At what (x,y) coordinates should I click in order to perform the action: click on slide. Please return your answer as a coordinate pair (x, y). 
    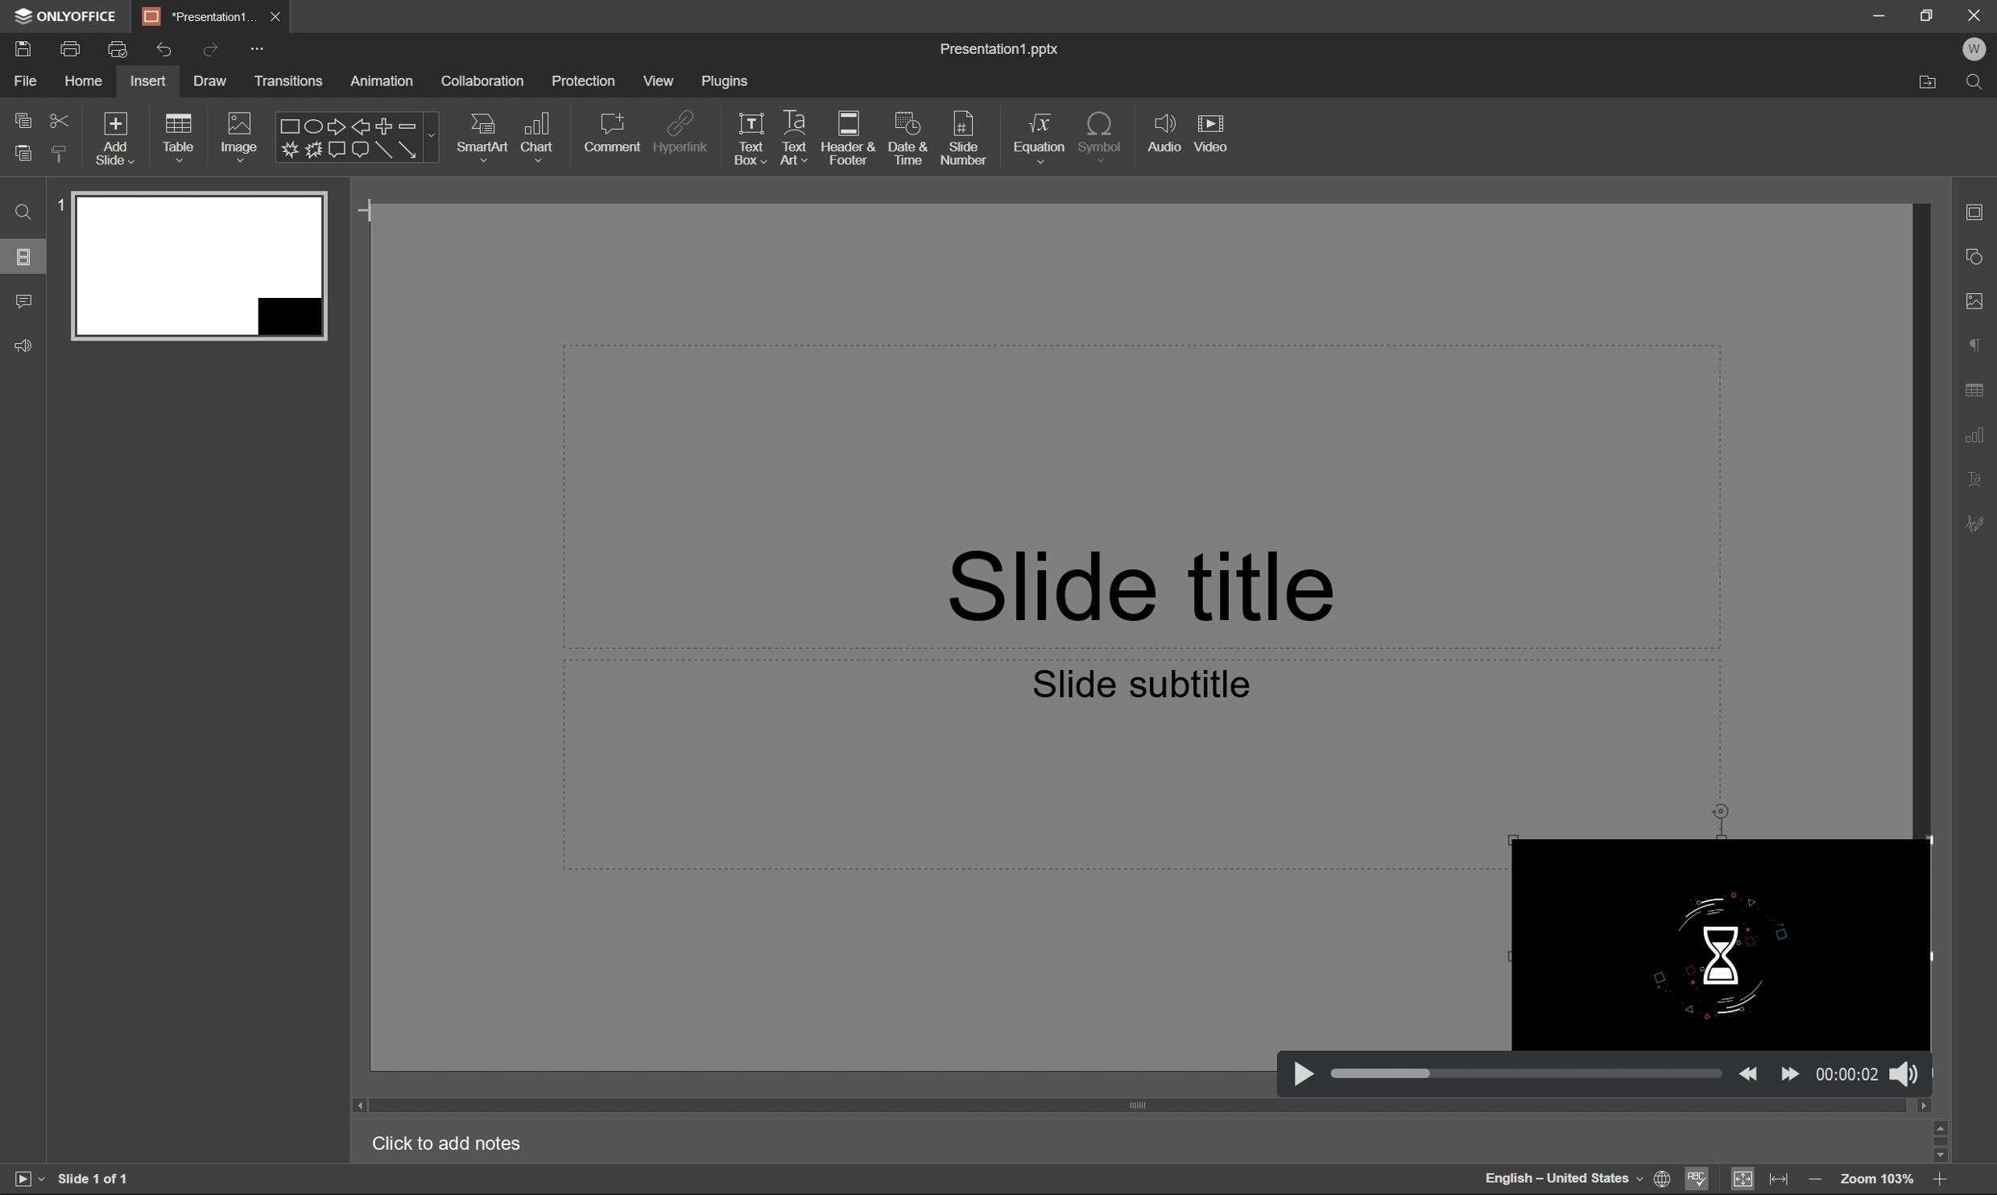
    Looking at the image, I should click on (199, 263).